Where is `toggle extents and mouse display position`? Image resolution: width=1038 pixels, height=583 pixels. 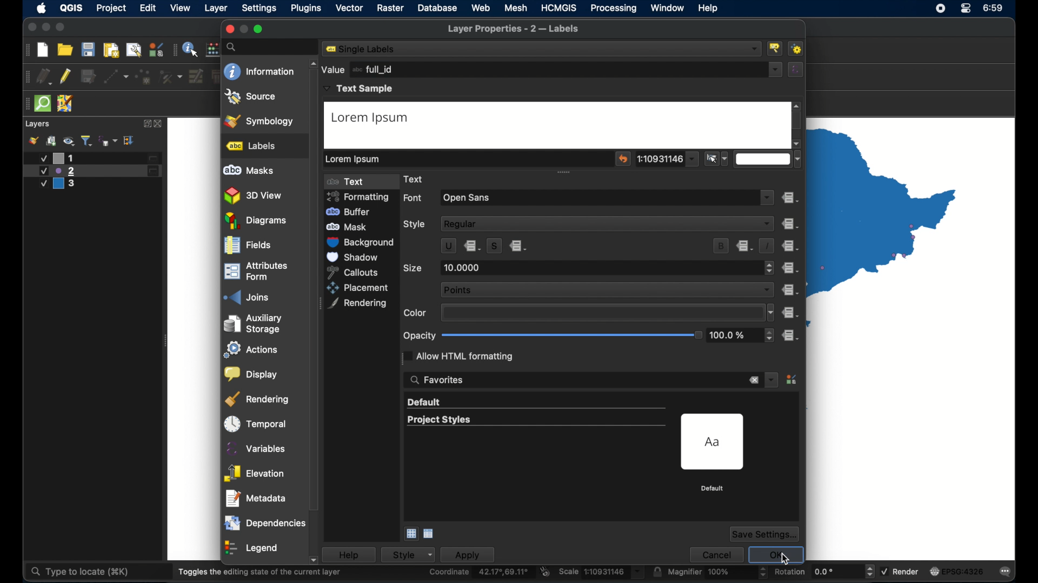
toggle extents and mouse display position is located at coordinates (545, 571).